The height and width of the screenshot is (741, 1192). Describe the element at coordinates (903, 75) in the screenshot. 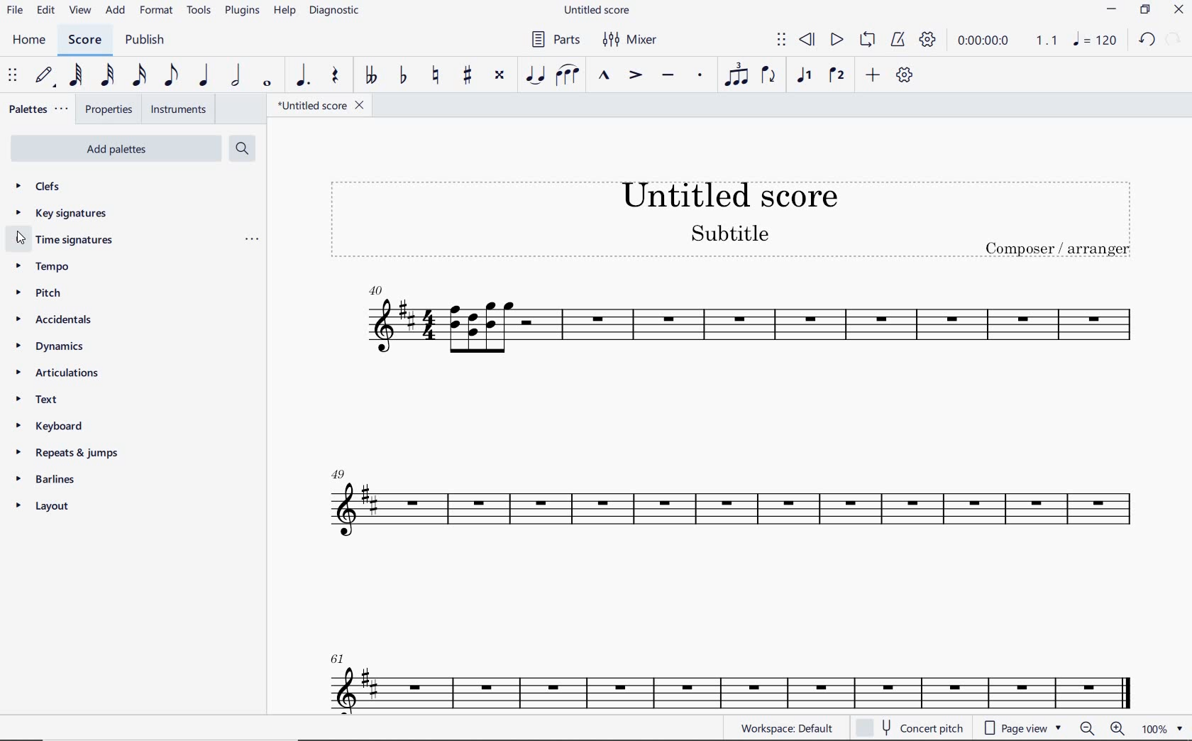

I see `CUSTOMIZE TOOLBAR` at that location.